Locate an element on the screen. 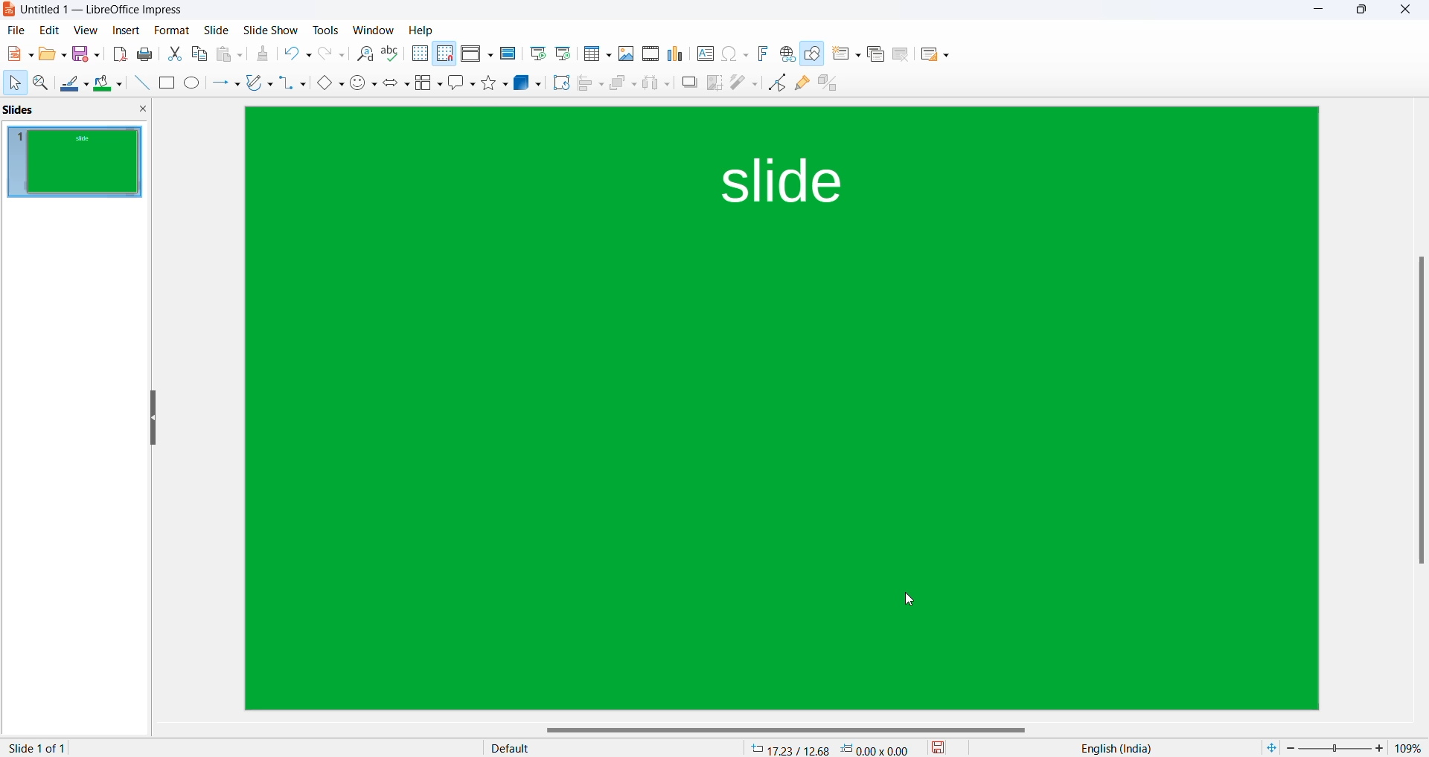 The image size is (1429, 757). arrange is located at coordinates (622, 86).